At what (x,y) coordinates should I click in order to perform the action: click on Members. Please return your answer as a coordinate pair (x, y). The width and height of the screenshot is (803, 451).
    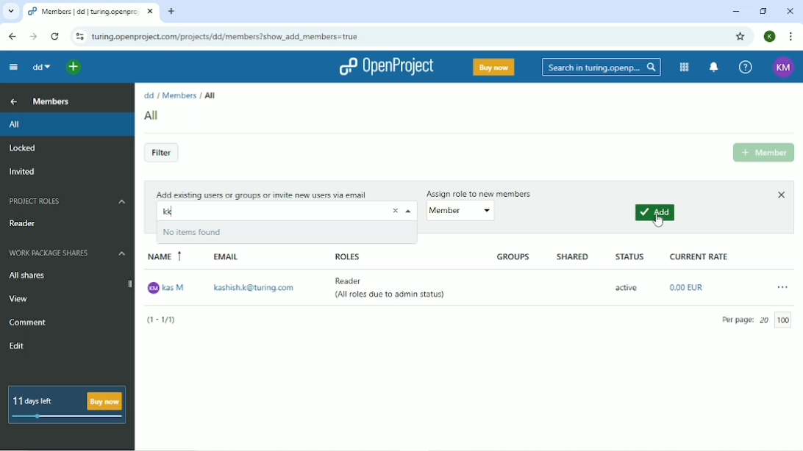
    Looking at the image, I should click on (52, 101).